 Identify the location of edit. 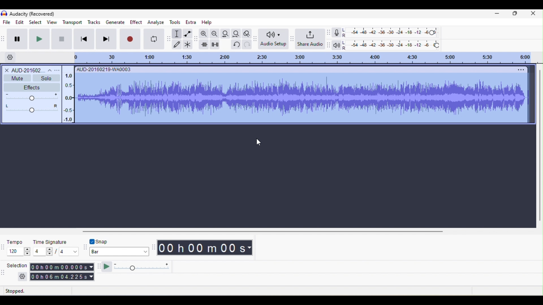
(18, 22).